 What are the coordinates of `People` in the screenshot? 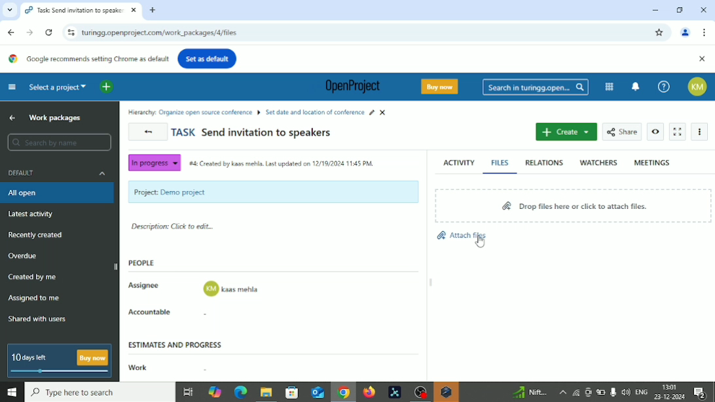 It's located at (146, 264).